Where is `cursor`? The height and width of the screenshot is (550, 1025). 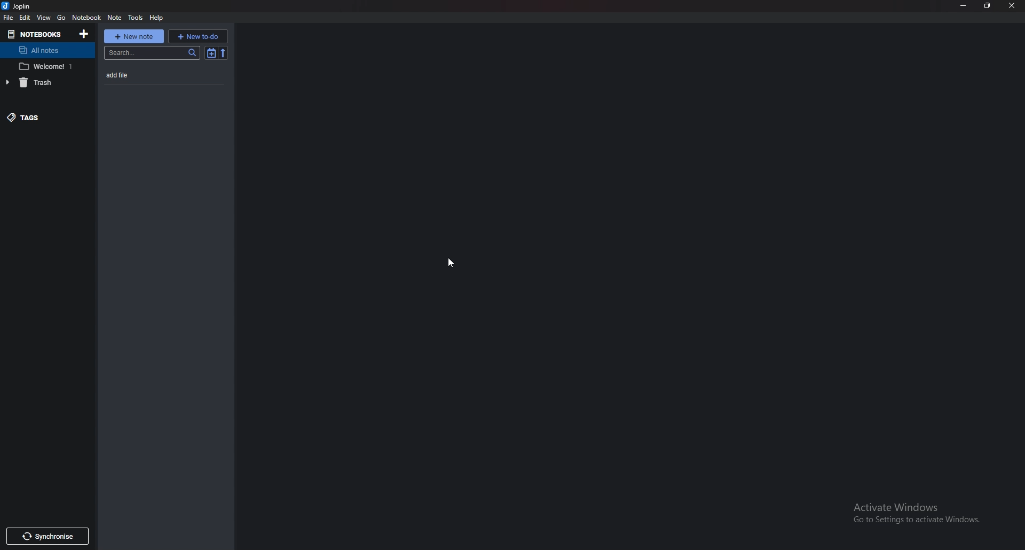
cursor is located at coordinates (450, 263).